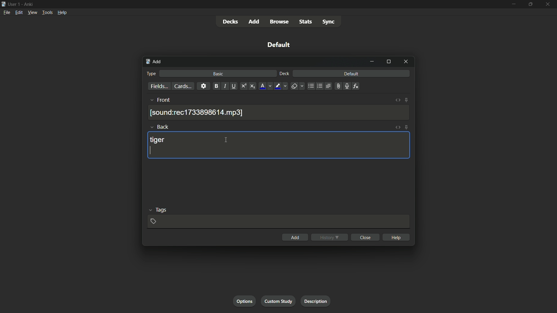 The image size is (557, 313). I want to click on add, so click(153, 62).